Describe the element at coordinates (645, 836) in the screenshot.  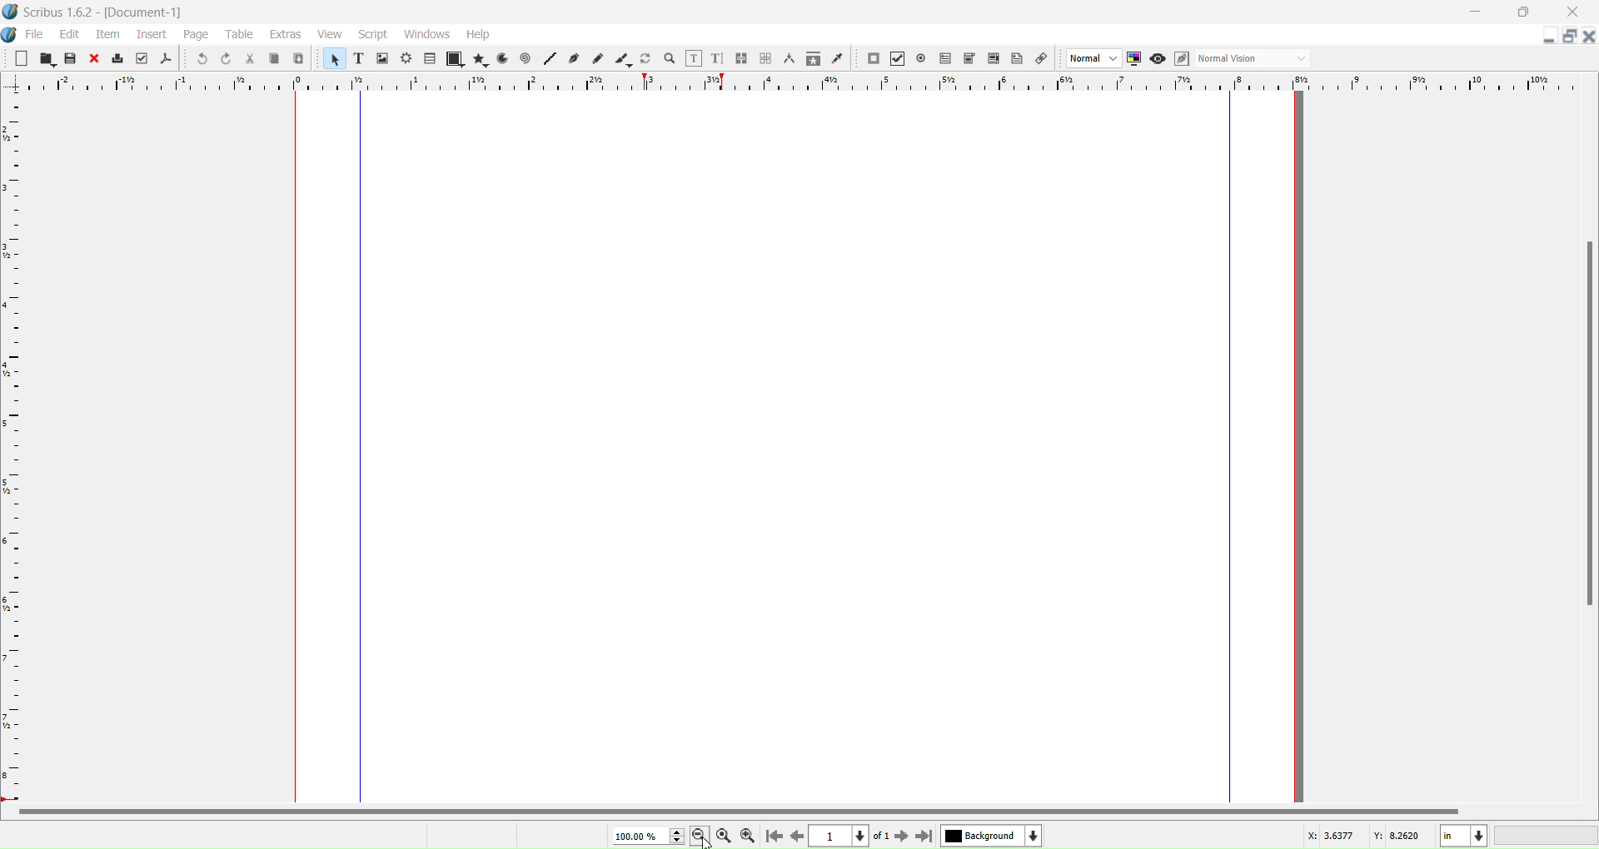
I see `Current Zoom Level` at that location.